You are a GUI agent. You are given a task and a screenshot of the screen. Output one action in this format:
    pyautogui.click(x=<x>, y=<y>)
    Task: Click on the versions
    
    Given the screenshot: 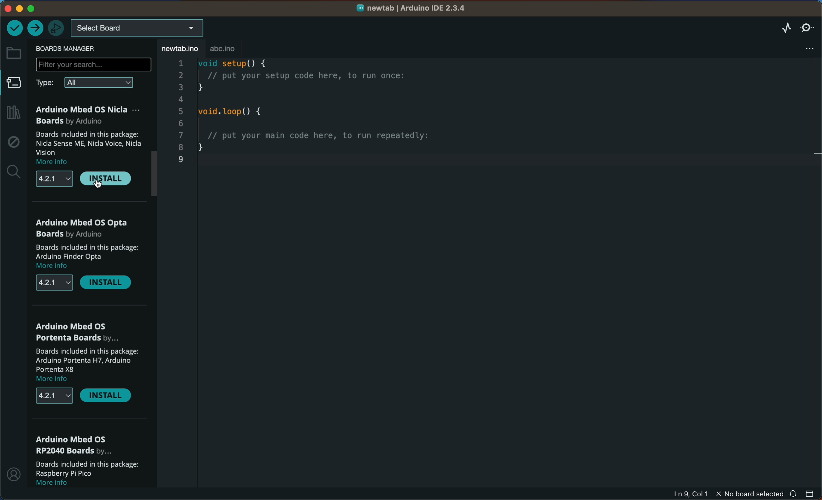 What is the action you would take?
    pyautogui.click(x=55, y=395)
    